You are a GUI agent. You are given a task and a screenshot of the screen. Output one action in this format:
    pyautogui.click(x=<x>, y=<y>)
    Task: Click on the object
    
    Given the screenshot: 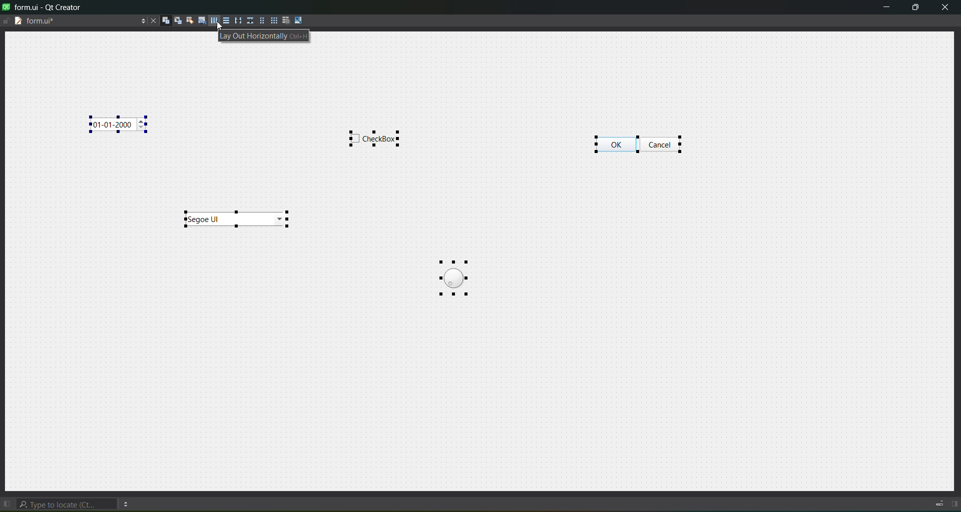 What is the action you would take?
    pyautogui.click(x=120, y=126)
    